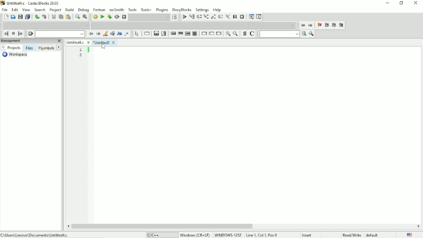 This screenshot has height=238, width=423. I want to click on Show options window, so click(312, 34).